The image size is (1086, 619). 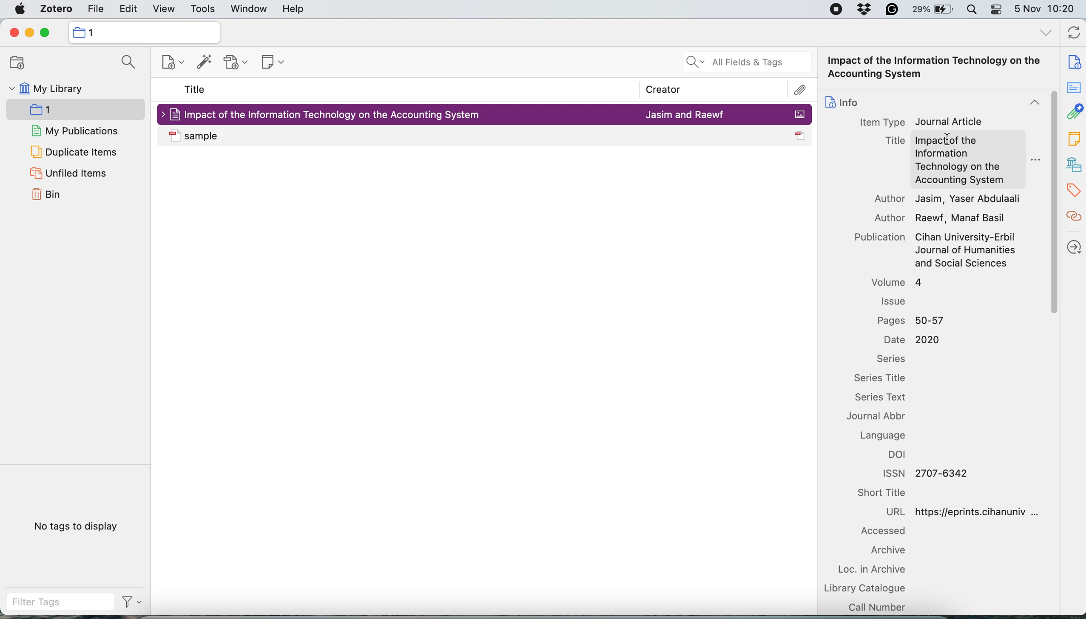 I want to click on archive, so click(x=888, y=550).